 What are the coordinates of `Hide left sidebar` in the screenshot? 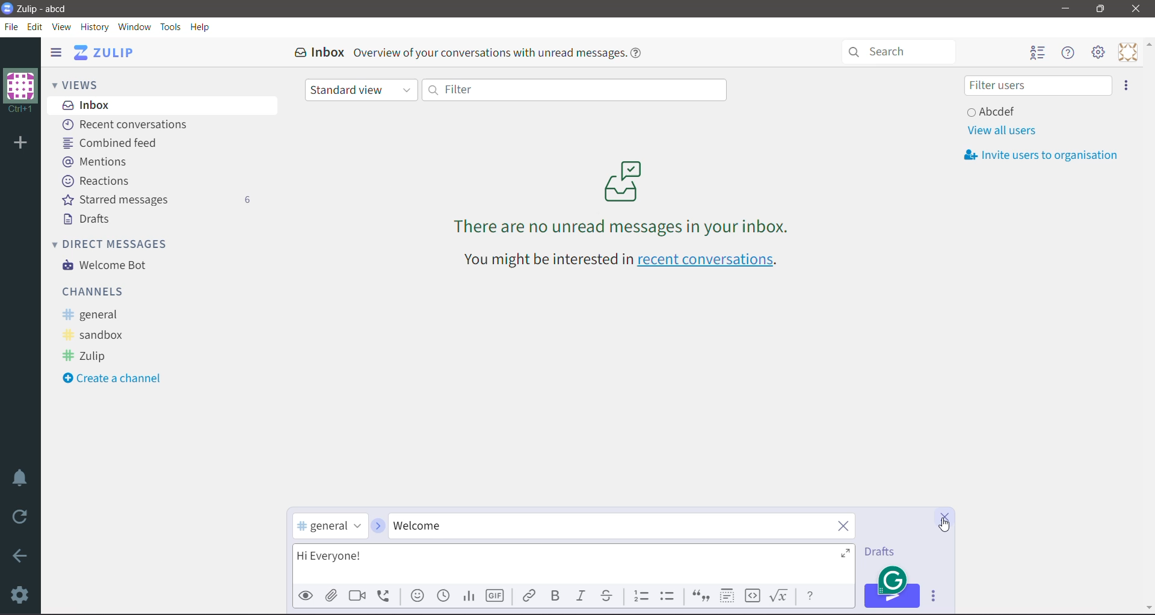 It's located at (55, 52).